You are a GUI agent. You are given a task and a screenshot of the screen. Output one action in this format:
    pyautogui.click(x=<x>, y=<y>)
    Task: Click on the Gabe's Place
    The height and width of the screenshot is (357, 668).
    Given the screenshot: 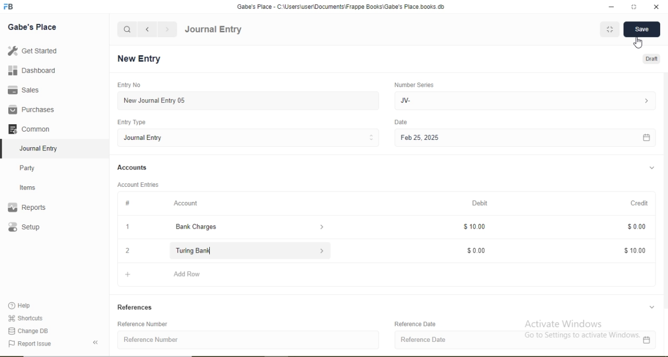 What is the action you would take?
    pyautogui.click(x=33, y=27)
    